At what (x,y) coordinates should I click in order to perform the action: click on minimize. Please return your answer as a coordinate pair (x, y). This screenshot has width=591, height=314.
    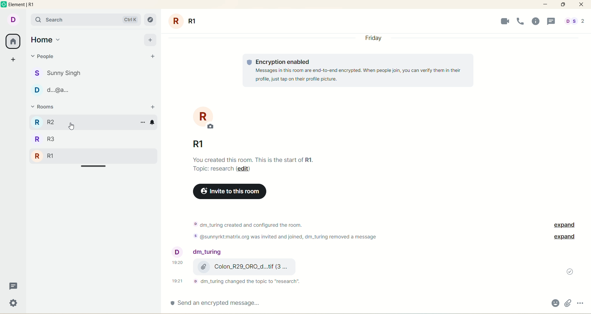
    Looking at the image, I should click on (546, 4).